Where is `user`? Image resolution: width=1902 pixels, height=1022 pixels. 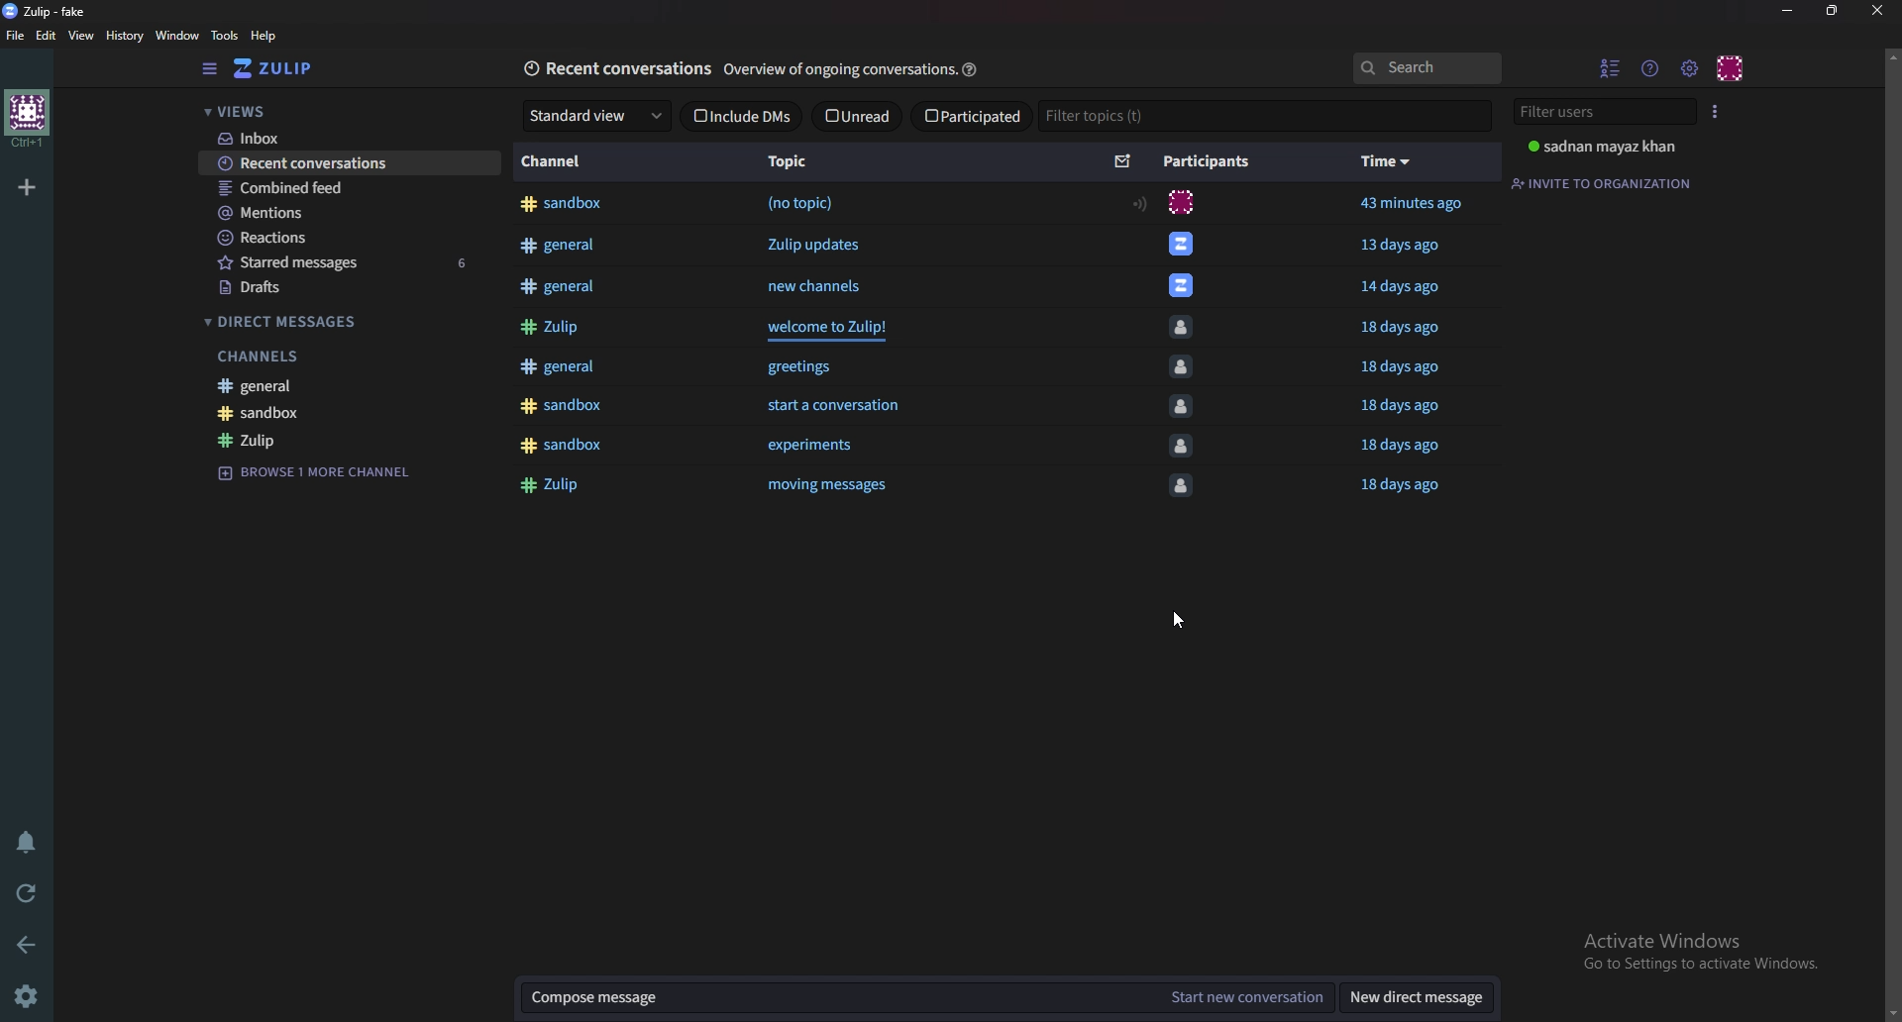
user is located at coordinates (1601, 147).